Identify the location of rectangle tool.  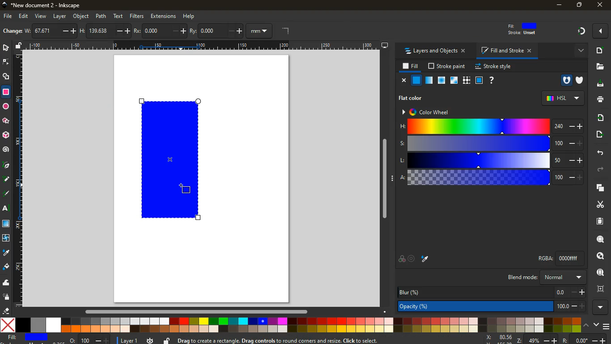
(7, 93).